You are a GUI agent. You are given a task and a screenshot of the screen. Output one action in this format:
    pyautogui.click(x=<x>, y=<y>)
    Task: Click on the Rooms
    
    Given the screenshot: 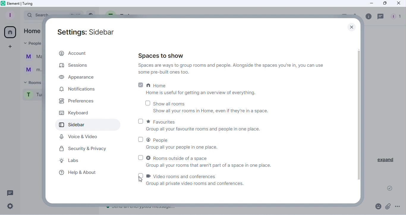 What is the action you would take?
    pyautogui.click(x=32, y=82)
    